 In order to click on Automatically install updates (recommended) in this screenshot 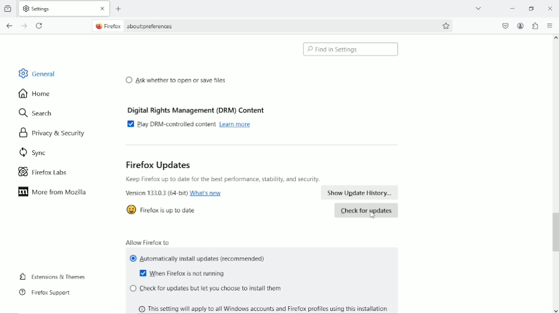, I will do `click(199, 259)`.